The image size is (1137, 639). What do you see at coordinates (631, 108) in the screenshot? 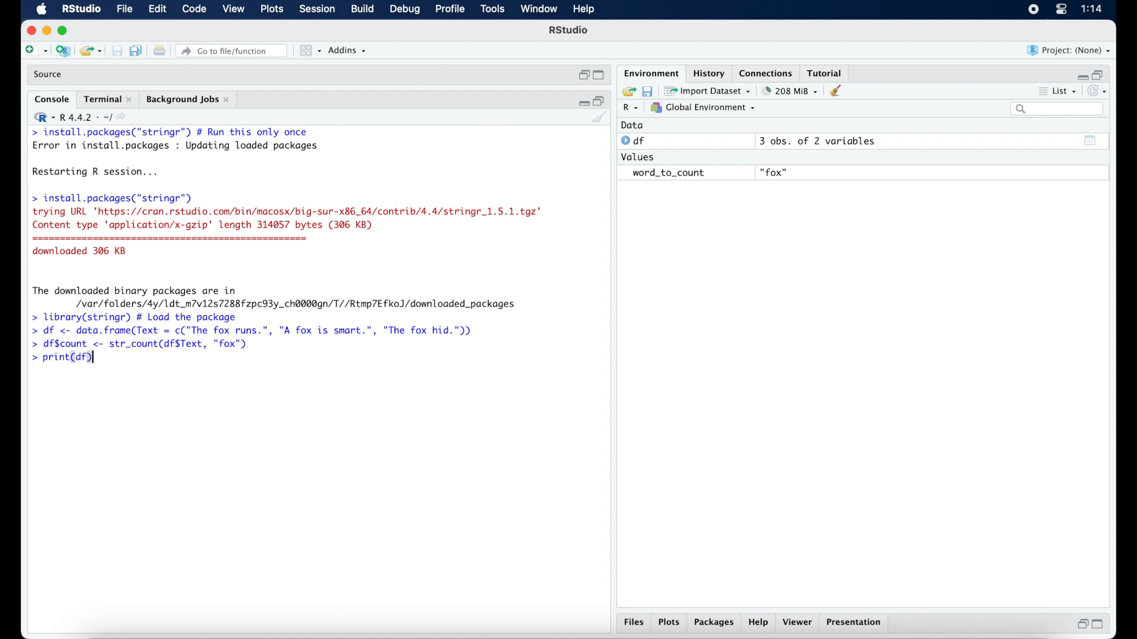
I see `R` at bounding box center [631, 108].